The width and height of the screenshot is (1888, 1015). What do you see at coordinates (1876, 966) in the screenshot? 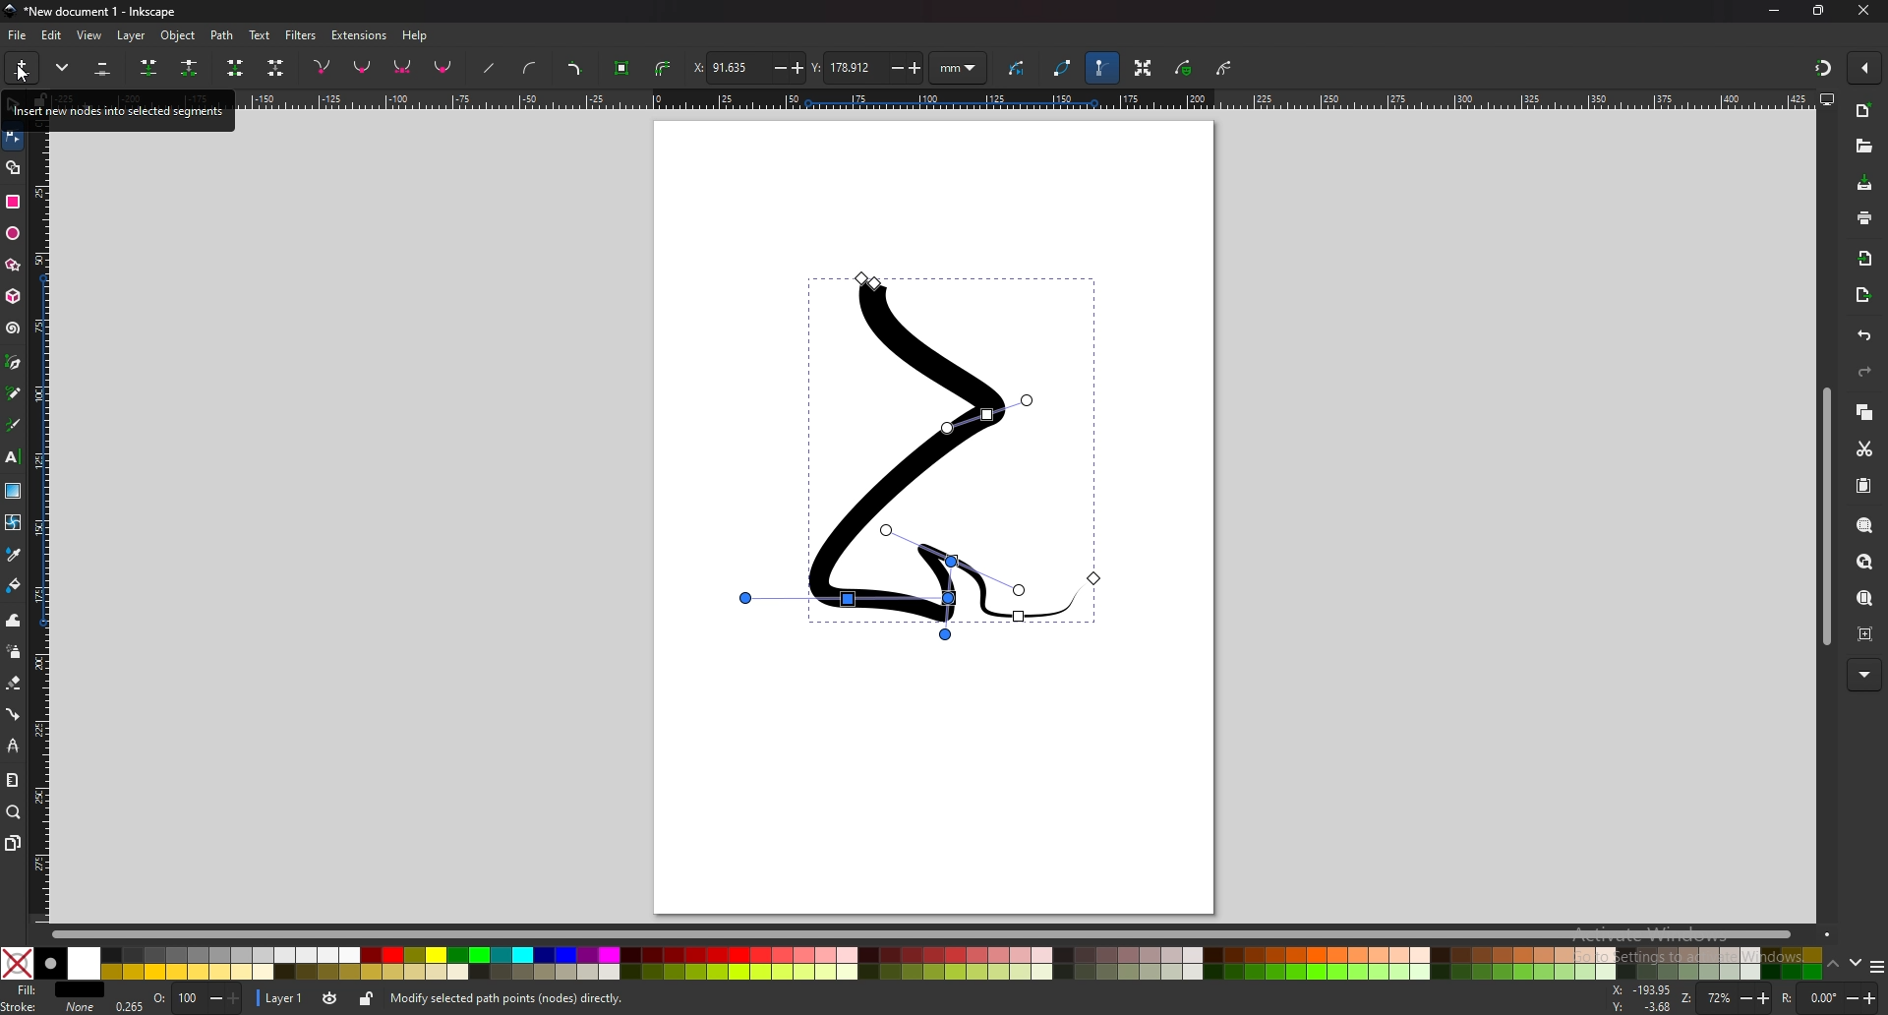
I see `options` at bounding box center [1876, 966].